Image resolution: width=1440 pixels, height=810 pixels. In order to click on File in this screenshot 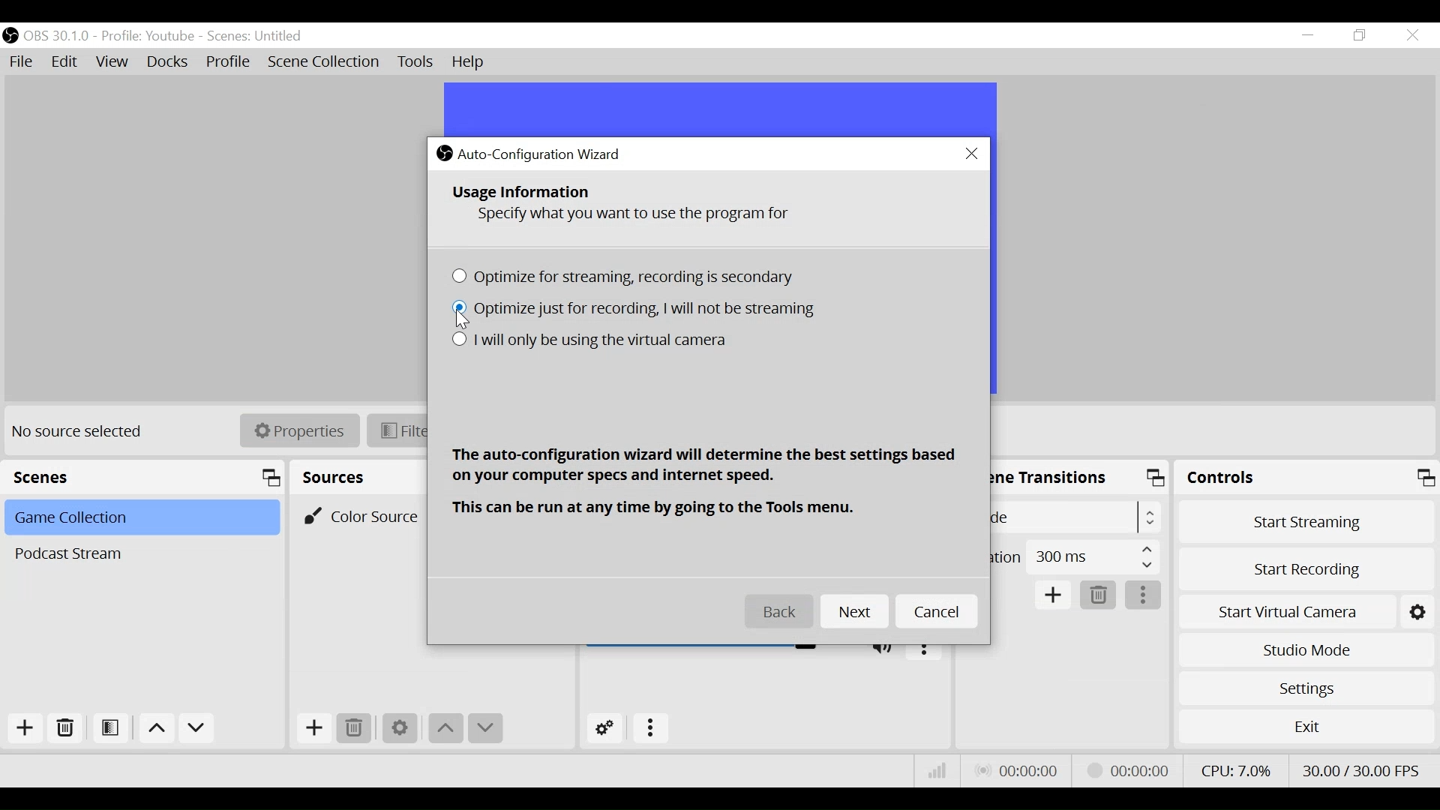, I will do `click(22, 62)`.